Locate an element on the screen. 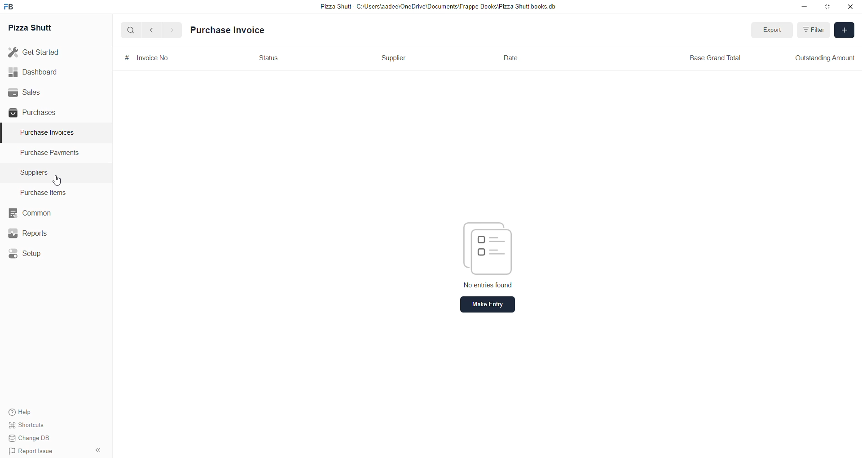 The width and height of the screenshot is (862, 458). Purchase Items is located at coordinates (46, 192).